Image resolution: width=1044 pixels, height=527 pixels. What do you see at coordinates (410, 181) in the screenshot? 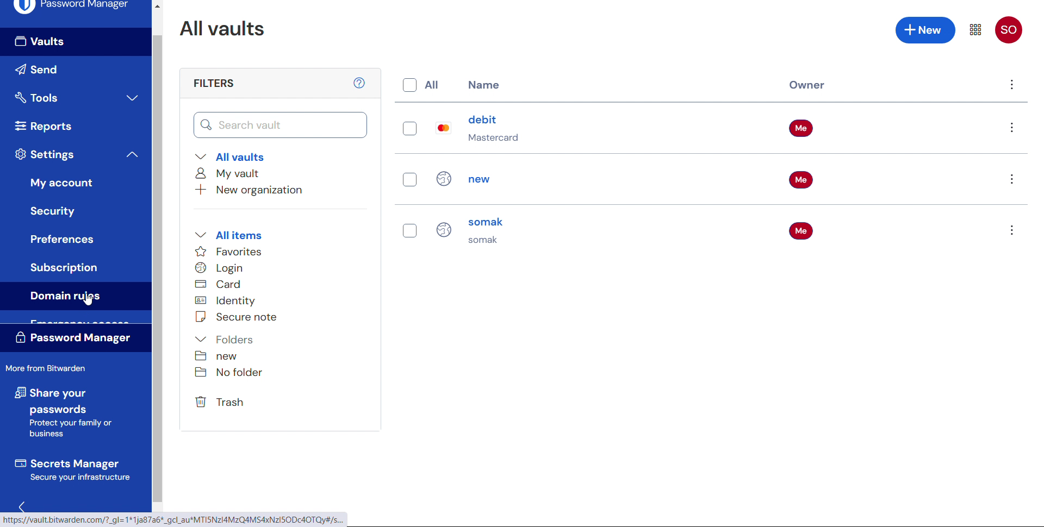
I see `Select individual entries ` at bounding box center [410, 181].